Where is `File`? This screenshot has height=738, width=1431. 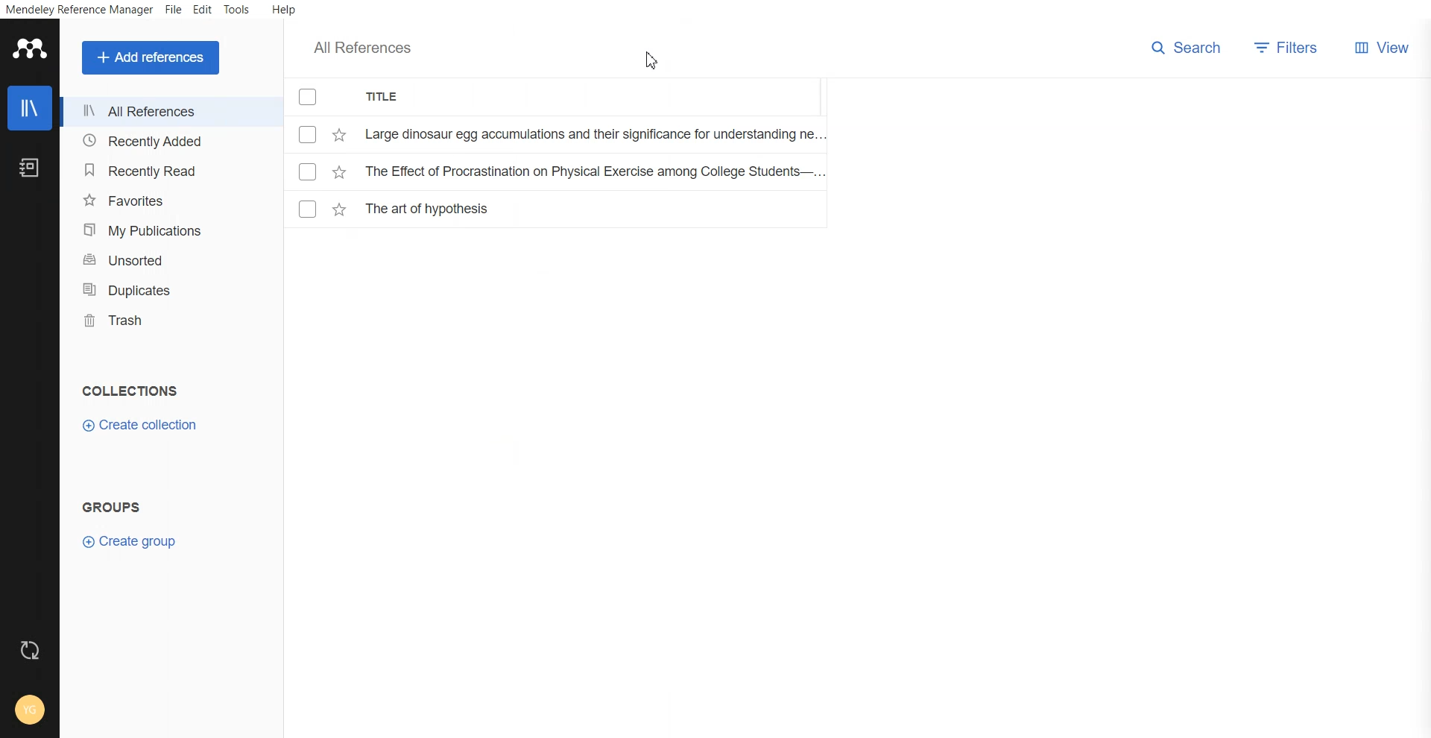 File is located at coordinates (559, 209).